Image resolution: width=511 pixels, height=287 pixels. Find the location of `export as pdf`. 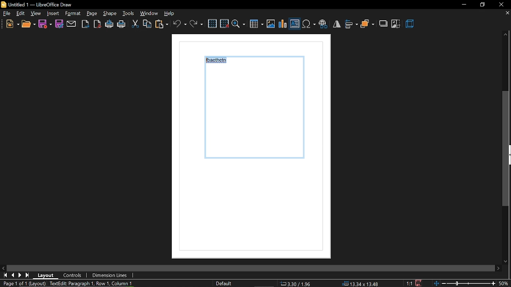

export as pdf is located at coordinates (97, 24).